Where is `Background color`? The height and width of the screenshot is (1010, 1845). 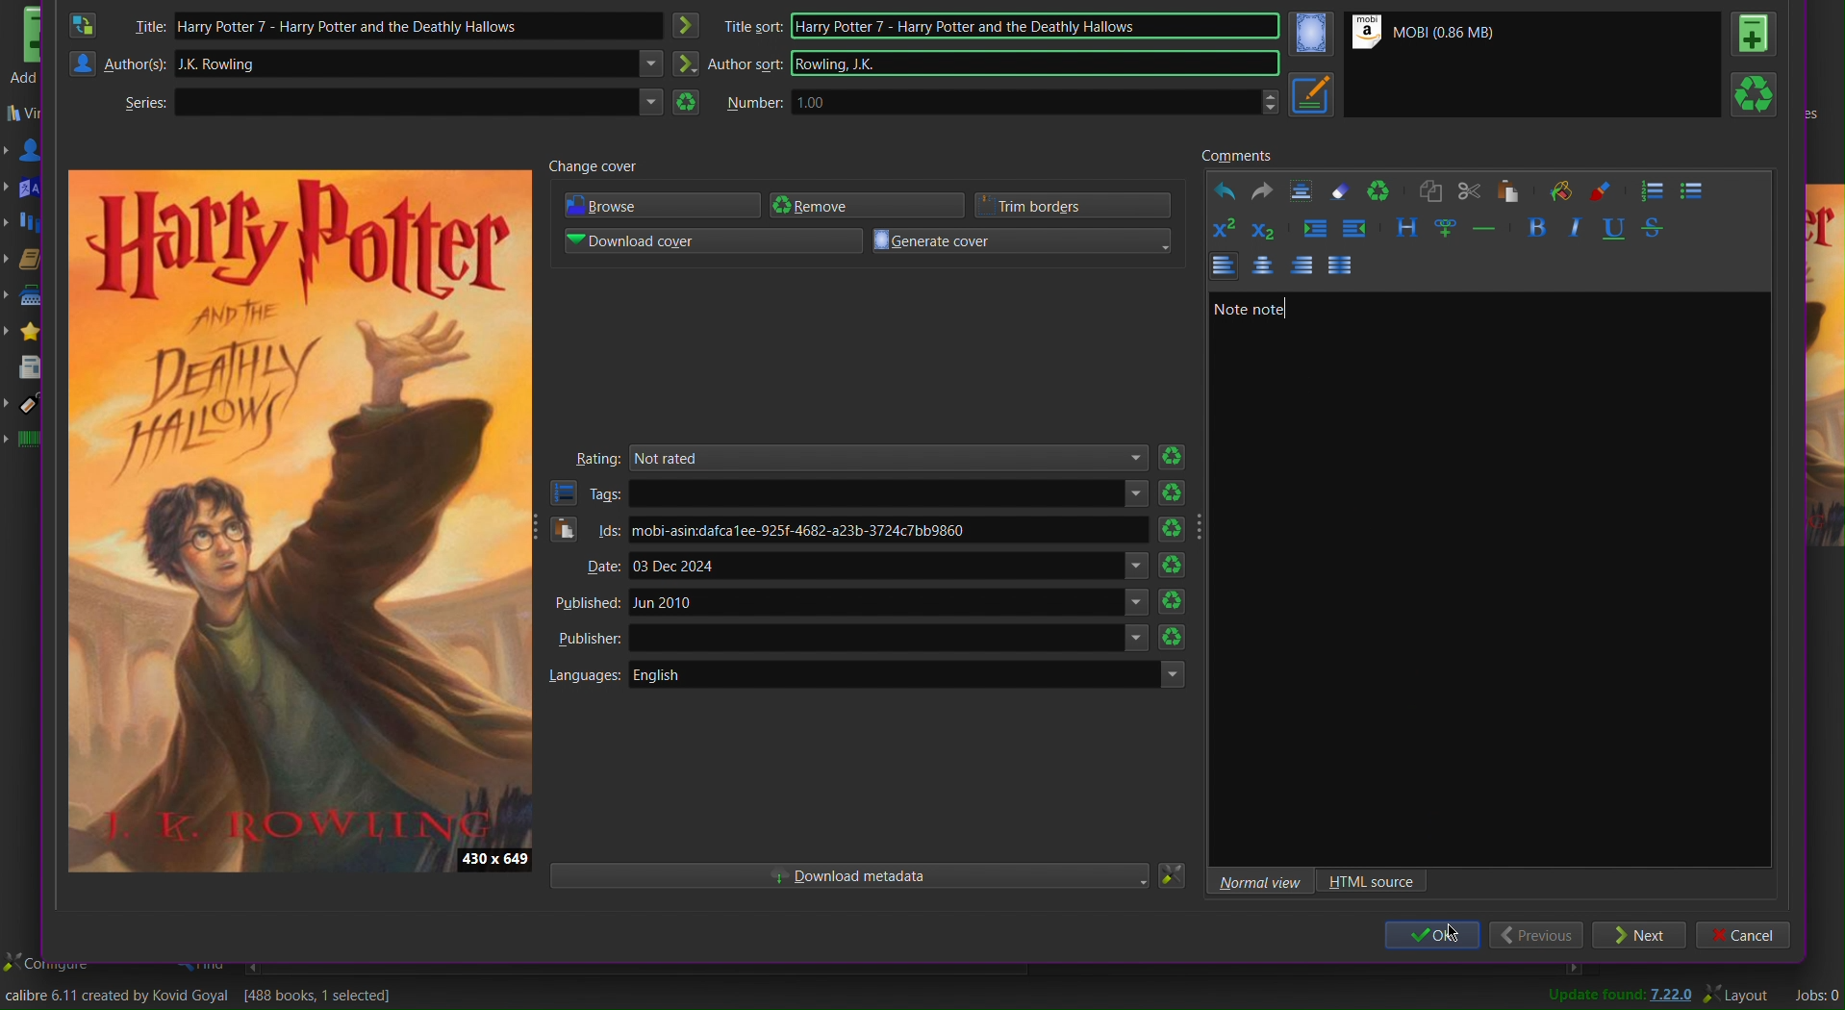
Background color is located at coordinates (1567, 190).